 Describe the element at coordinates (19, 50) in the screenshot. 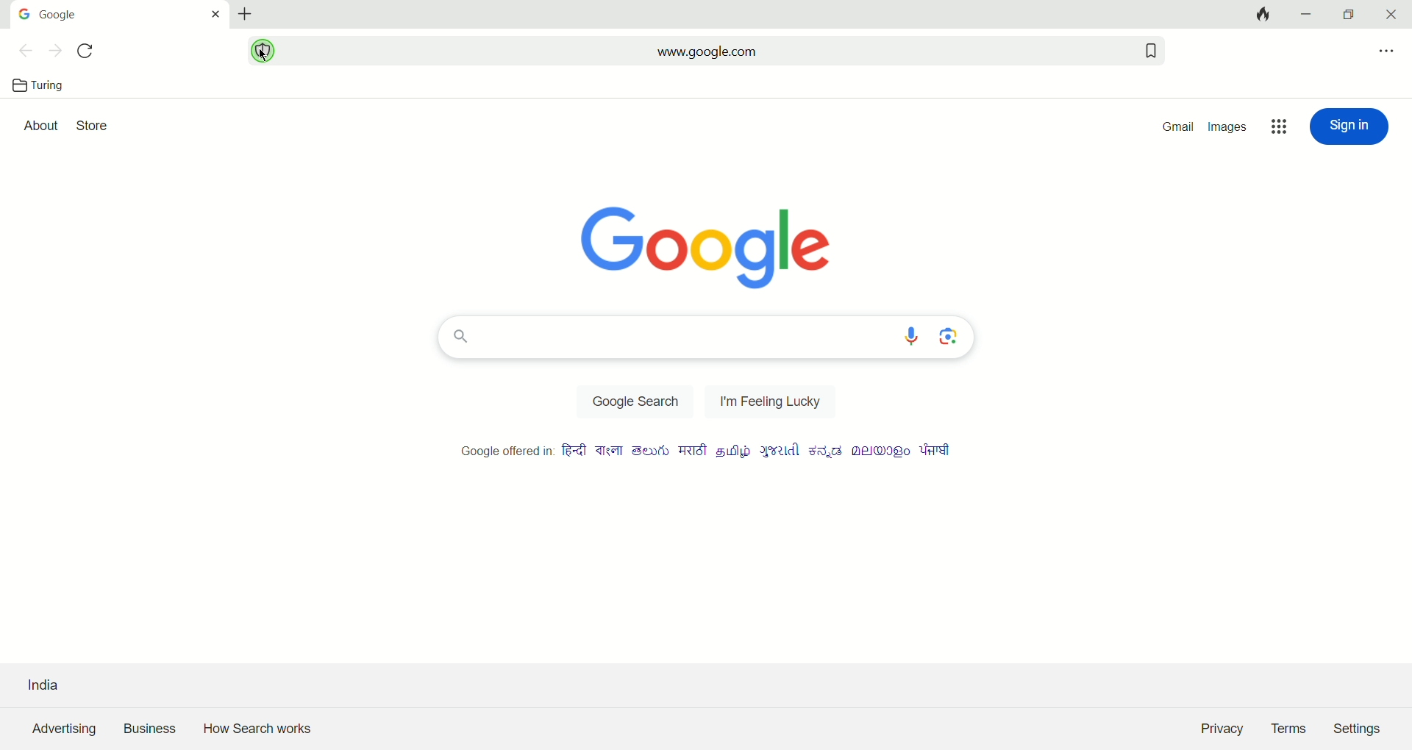

I see `previous` at that location.